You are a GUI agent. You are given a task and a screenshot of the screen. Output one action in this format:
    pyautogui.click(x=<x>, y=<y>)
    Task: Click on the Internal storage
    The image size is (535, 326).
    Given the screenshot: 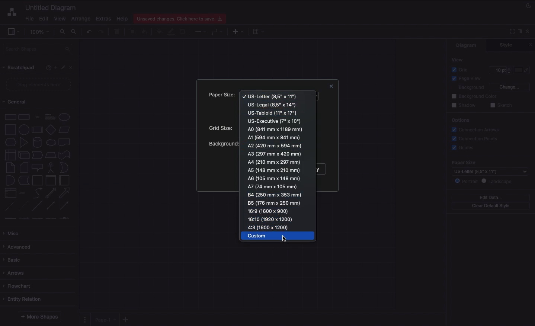 What is the action you would take?
    pyautogui.click(x=10, y=154)
    